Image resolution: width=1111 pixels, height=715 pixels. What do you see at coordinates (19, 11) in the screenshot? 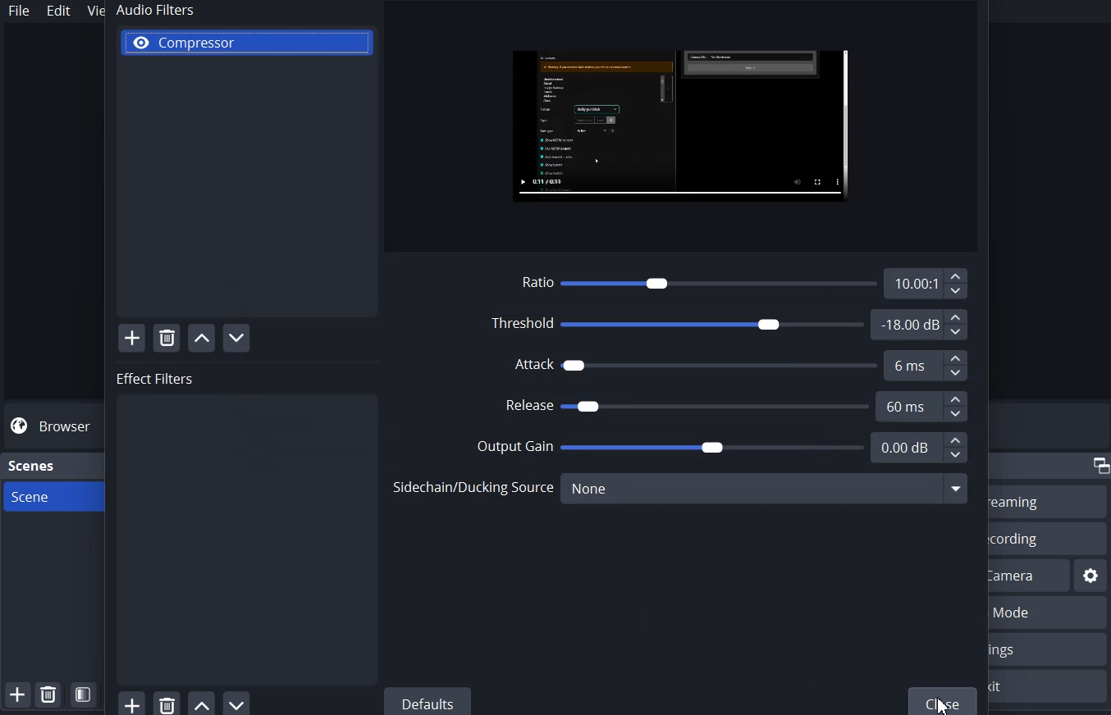
I see `File` at bounding box center [19, 11].